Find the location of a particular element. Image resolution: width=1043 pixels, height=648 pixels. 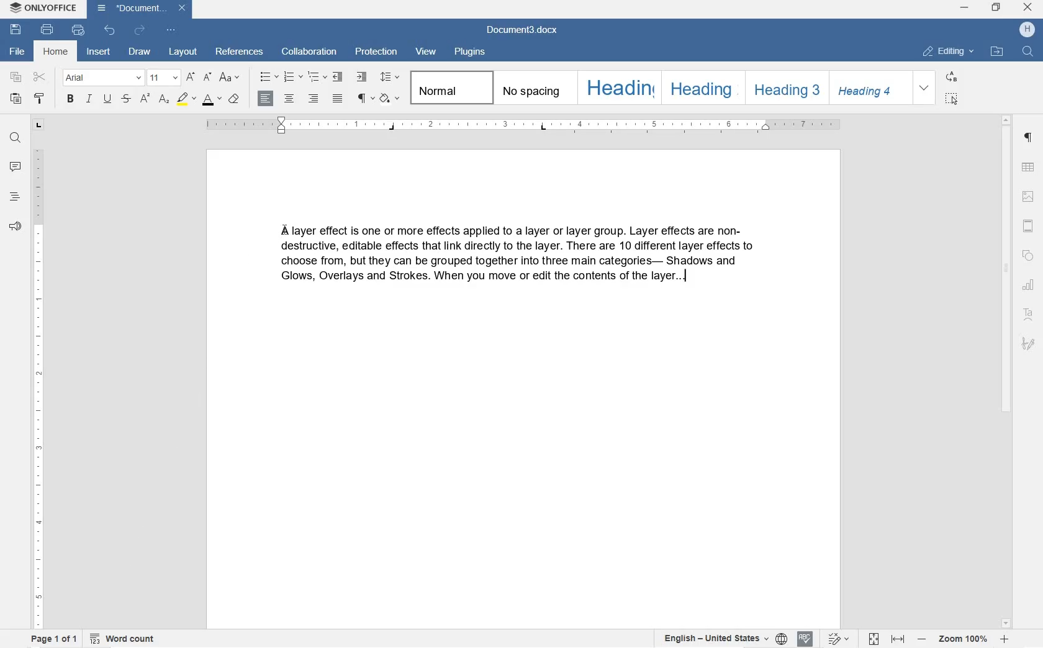

COMMENT is located at coordinates (14, 169).